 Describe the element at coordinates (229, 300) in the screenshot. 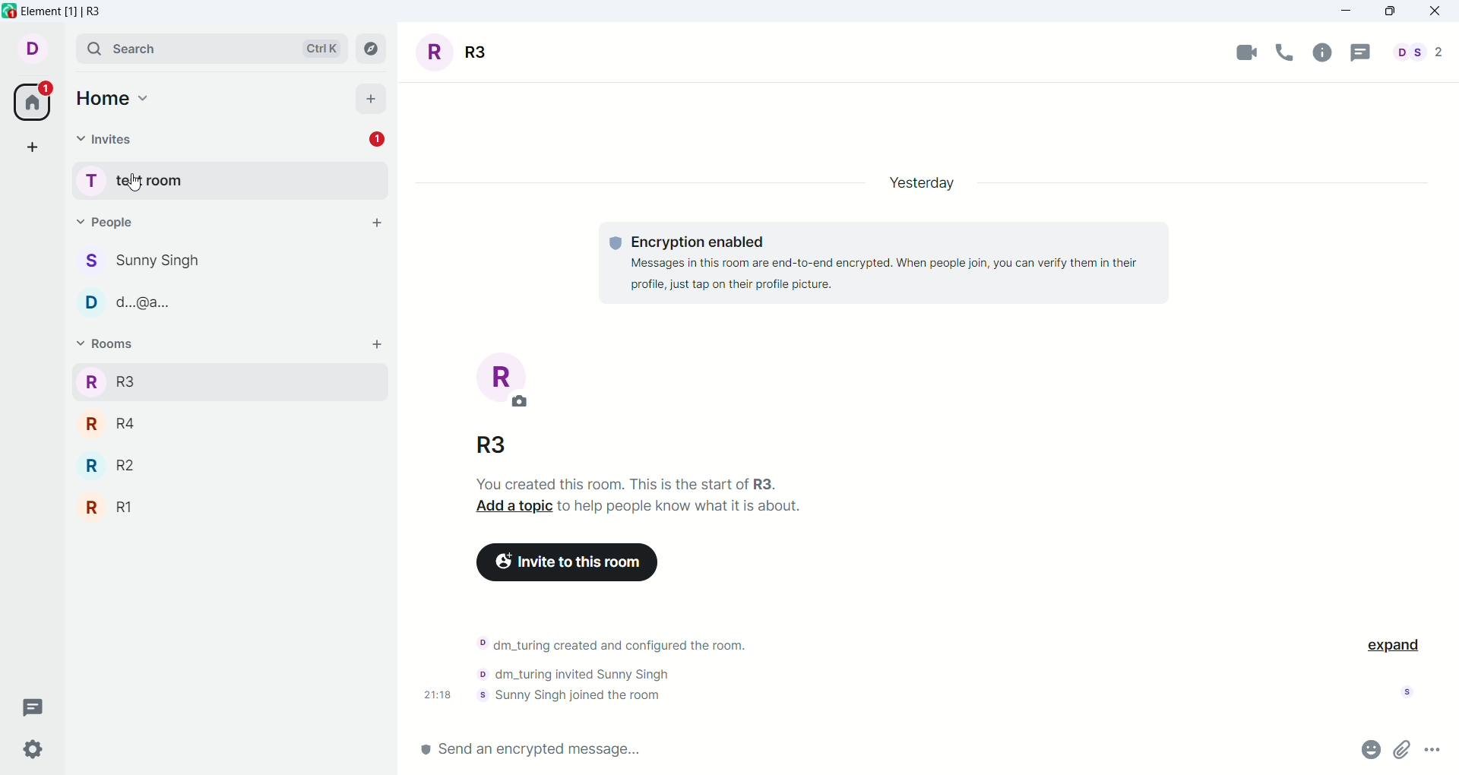

I see `d...@...` at that location.